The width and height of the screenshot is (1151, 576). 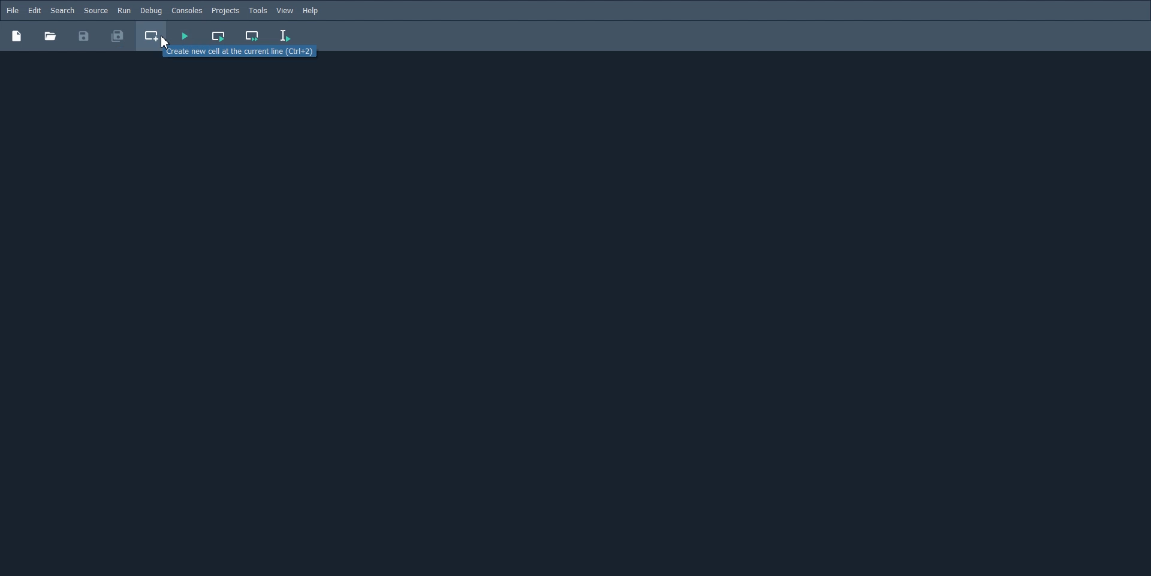 What do you see at coordinates (13, 10) in the screenshot?
I see `File` at bounding box center [13, 10].